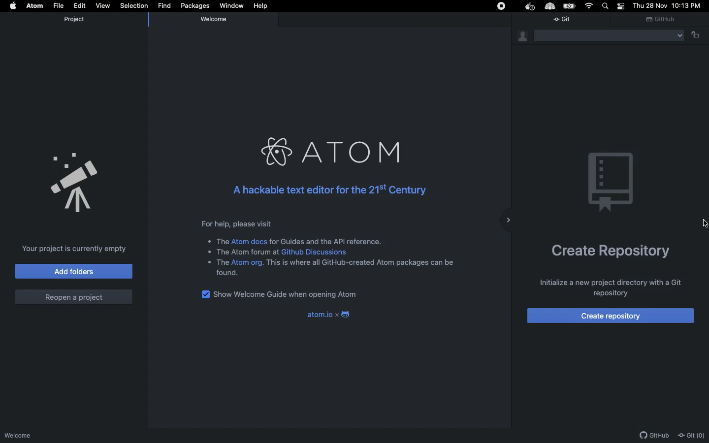 This screenshot has height=443, width=709. Describe the element at coordinates (219, 22) in the screenshot. I see `Welcome` at that location.